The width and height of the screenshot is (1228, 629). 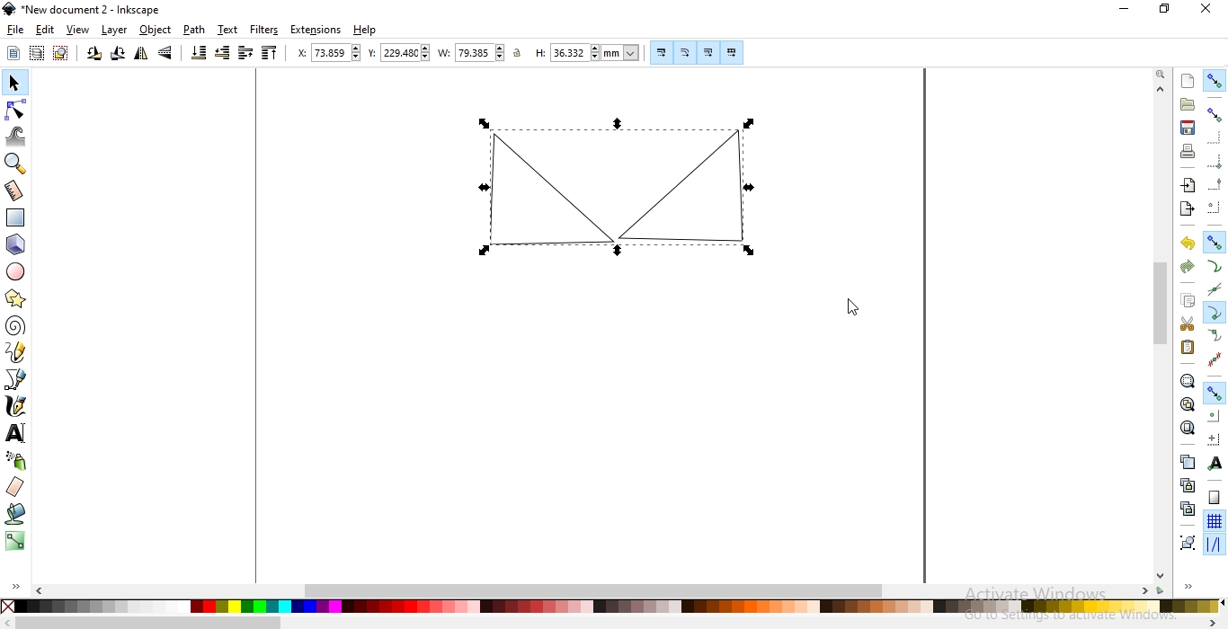 What do you see at coordinates (38, 52) in the screenshot?
I see `select all objects in all visible and unlocked layers` at bounding box center [38, 52].